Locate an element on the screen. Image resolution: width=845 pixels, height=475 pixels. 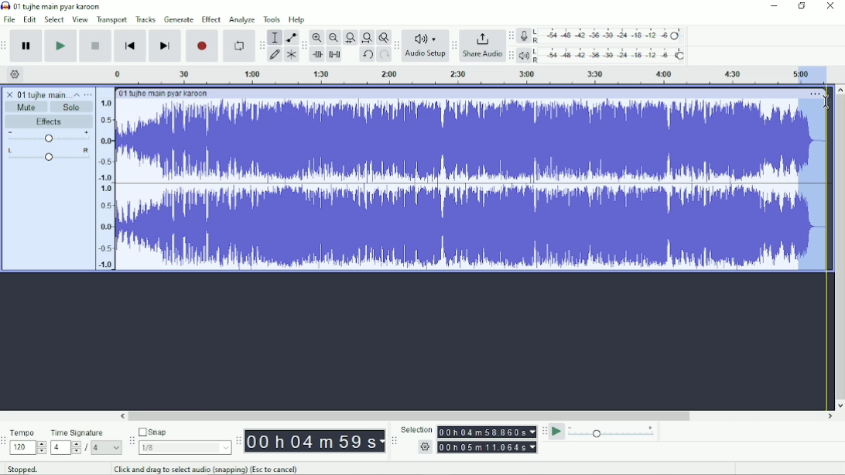
Snap is located at coordinates (185, 432).